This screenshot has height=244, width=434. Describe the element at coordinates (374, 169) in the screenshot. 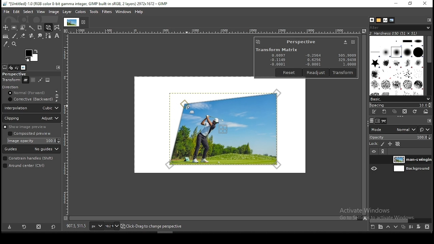

I see `layer visibility on/off` at that location.